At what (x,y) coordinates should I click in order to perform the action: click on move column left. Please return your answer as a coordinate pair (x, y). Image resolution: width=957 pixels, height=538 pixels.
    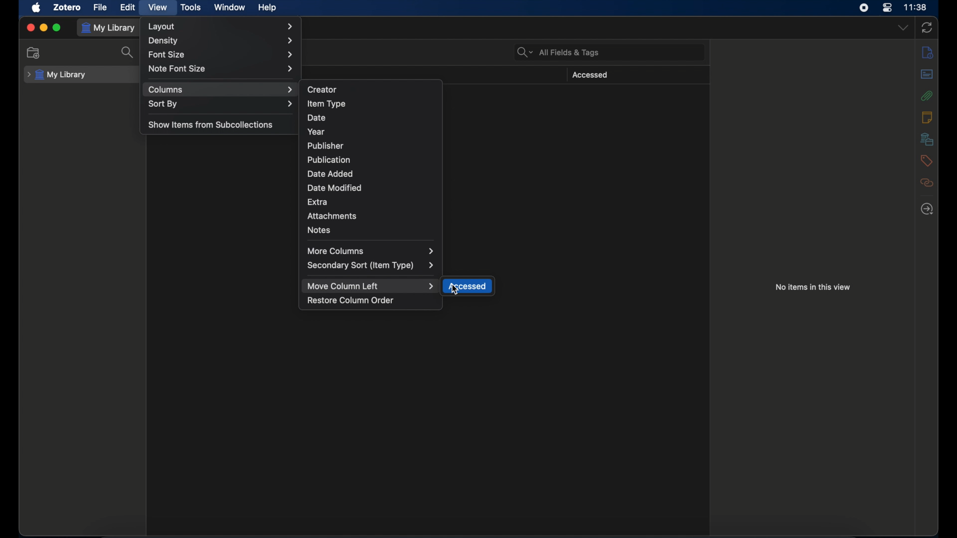
    Looking at the image, I should click on (371, 287).